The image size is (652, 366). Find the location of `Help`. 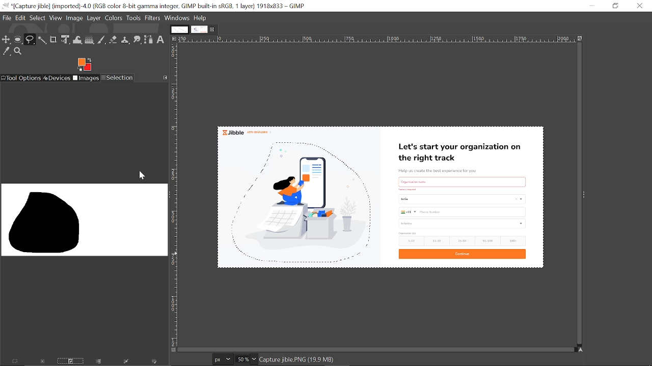

Help is located at coordinates (200, 18).